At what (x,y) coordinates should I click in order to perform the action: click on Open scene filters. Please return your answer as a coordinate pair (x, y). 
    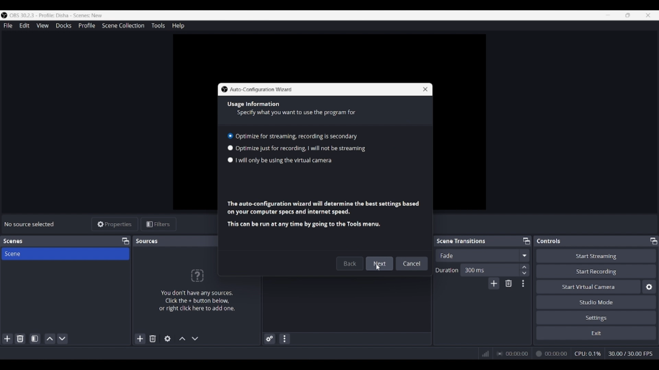
    Looking at the image, I should click on (35, 338).